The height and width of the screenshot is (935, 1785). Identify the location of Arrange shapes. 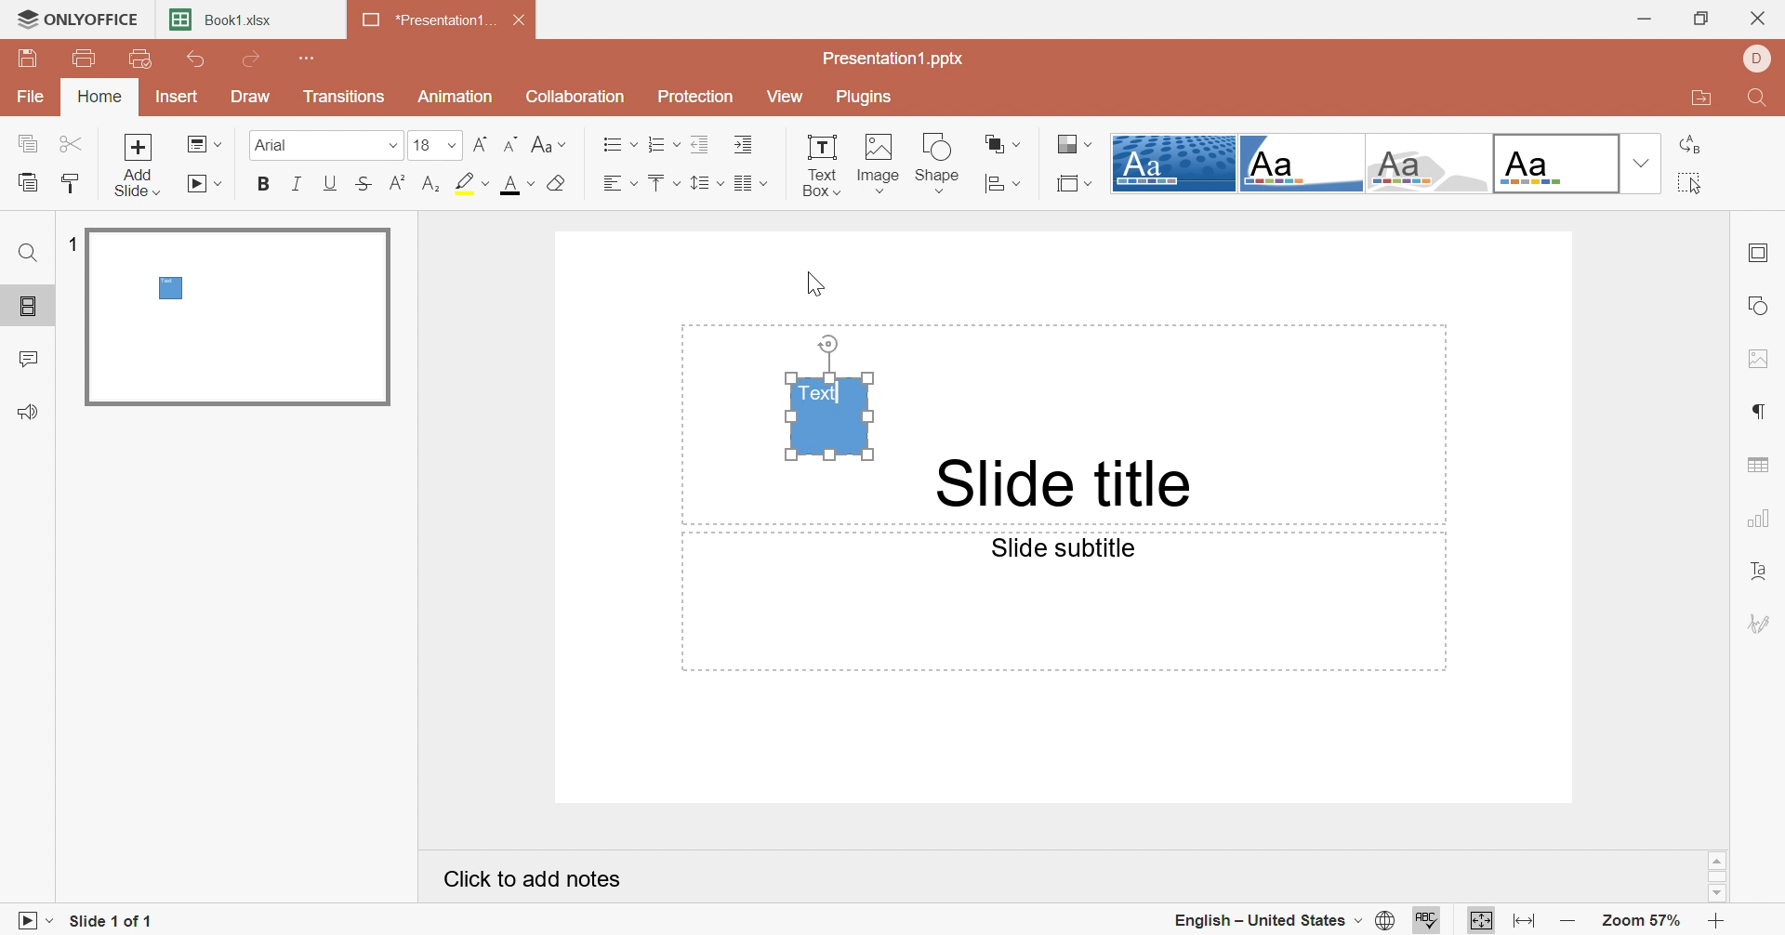
(1000, 144).